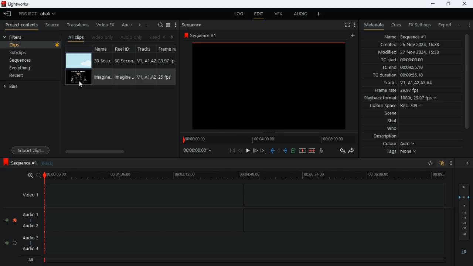  Describe the element at coordinates (323, 151) in the screenshot. I see `mic` at that location.